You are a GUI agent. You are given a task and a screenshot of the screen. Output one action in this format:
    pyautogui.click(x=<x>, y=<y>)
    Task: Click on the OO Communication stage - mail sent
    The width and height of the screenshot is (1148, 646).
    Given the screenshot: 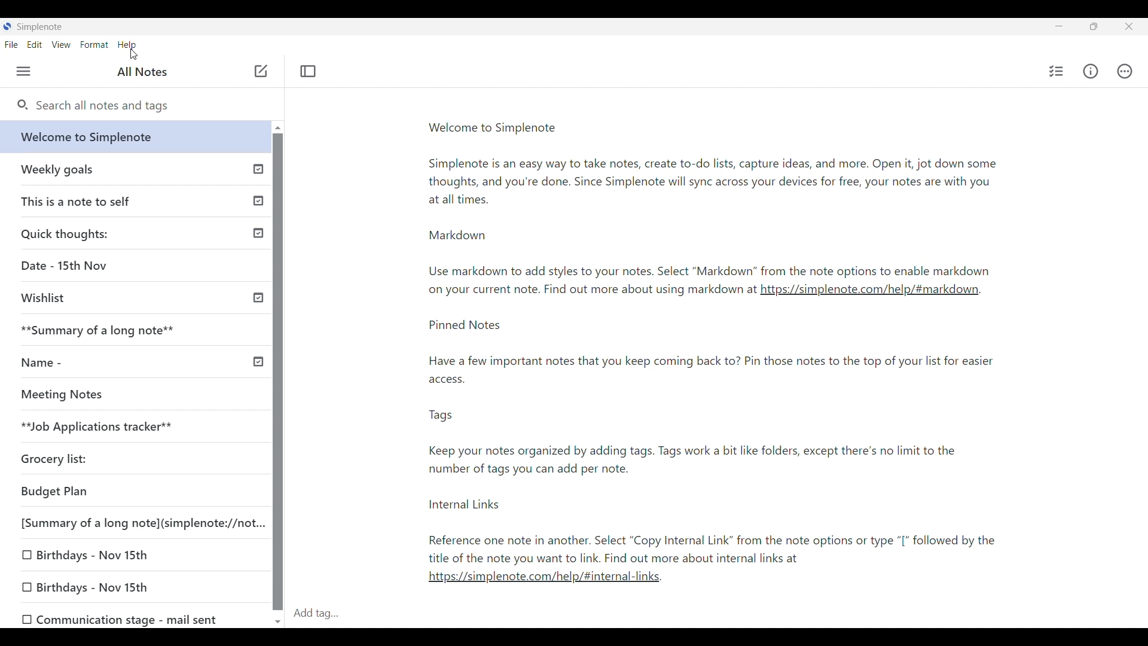 What is the action you would take?
    pyautogui.click(x=115, y=618)
    